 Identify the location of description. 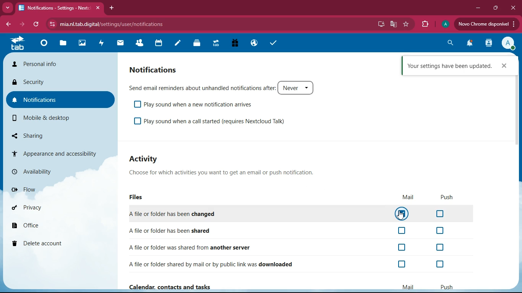
(224, 172).